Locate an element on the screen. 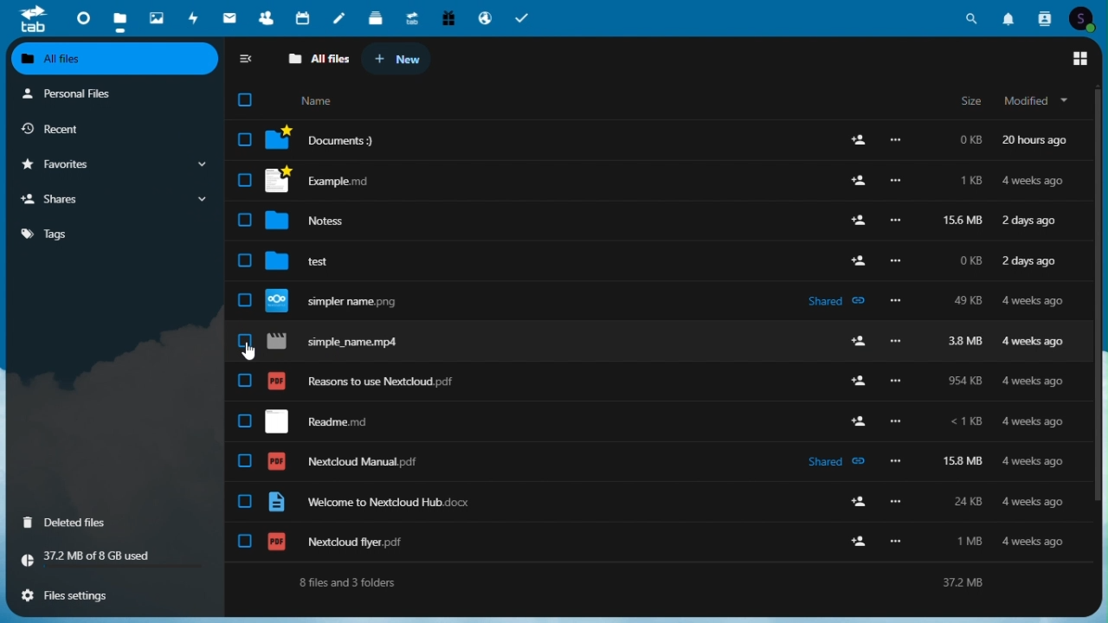 This screenshot has height=623, width=1108. Example is located at coordinates (653, 180).